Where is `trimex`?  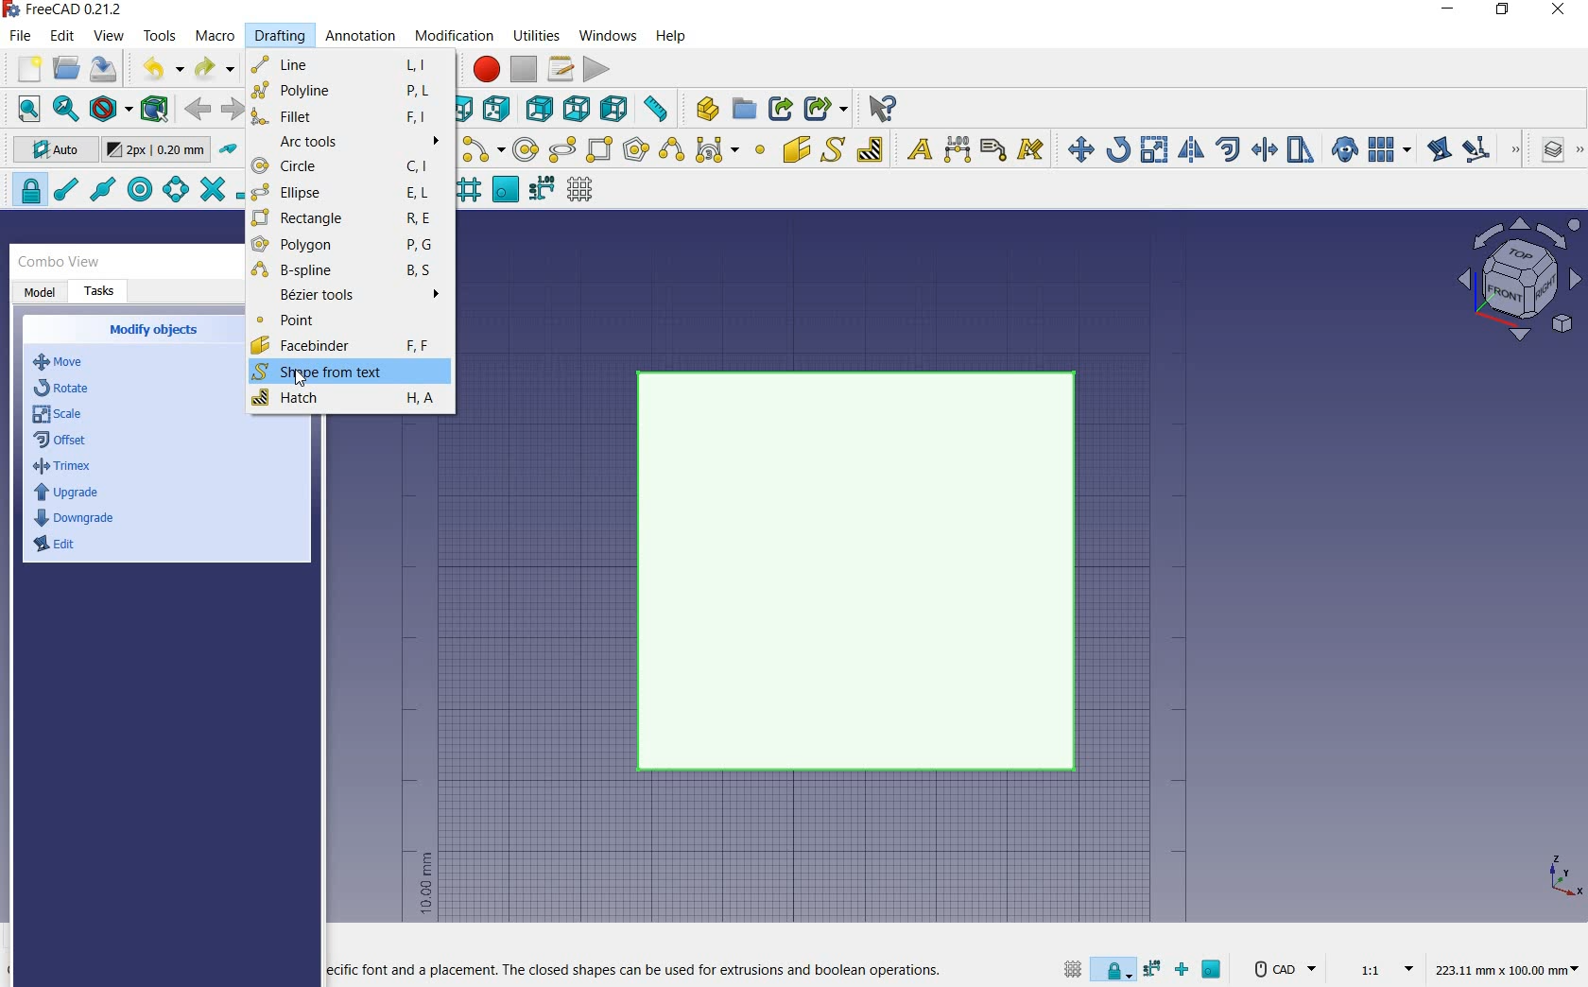
trimex is located at coordinates (1263, 151).